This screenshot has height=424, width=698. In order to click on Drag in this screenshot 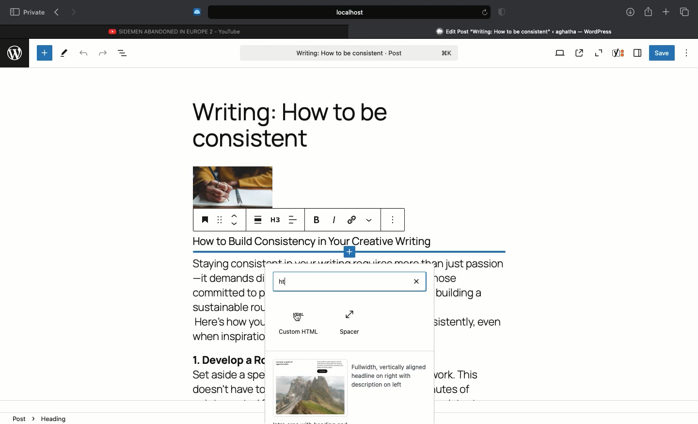, I will do `click(219, 220)`.